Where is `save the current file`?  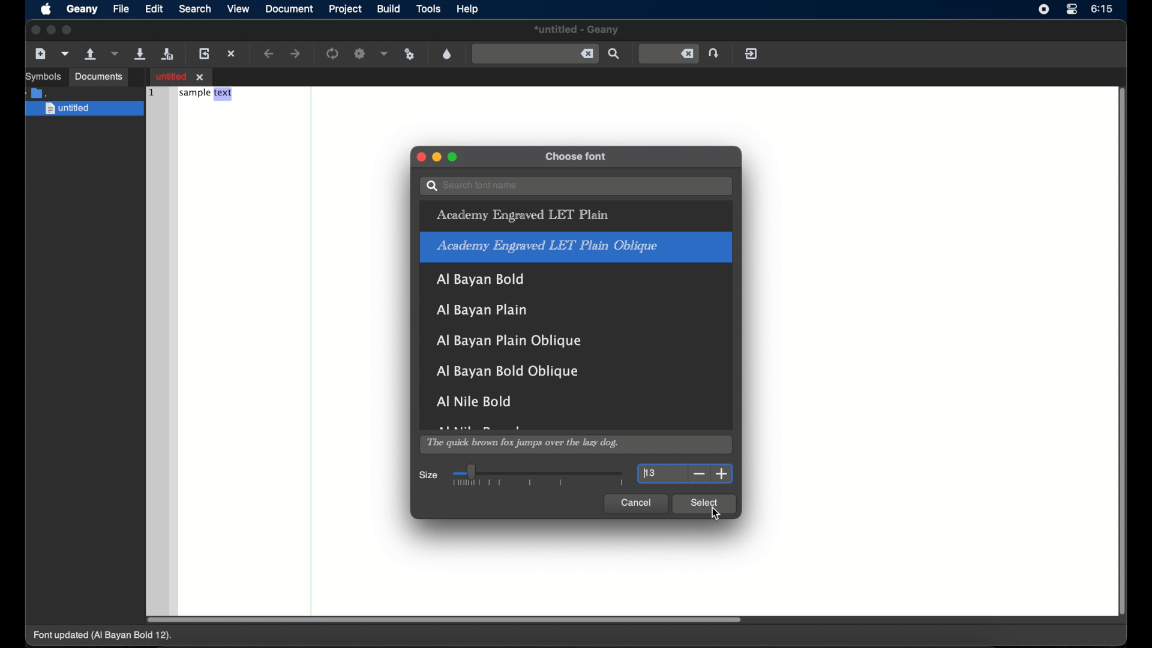
save the current file is located at coordinates (140, 53).